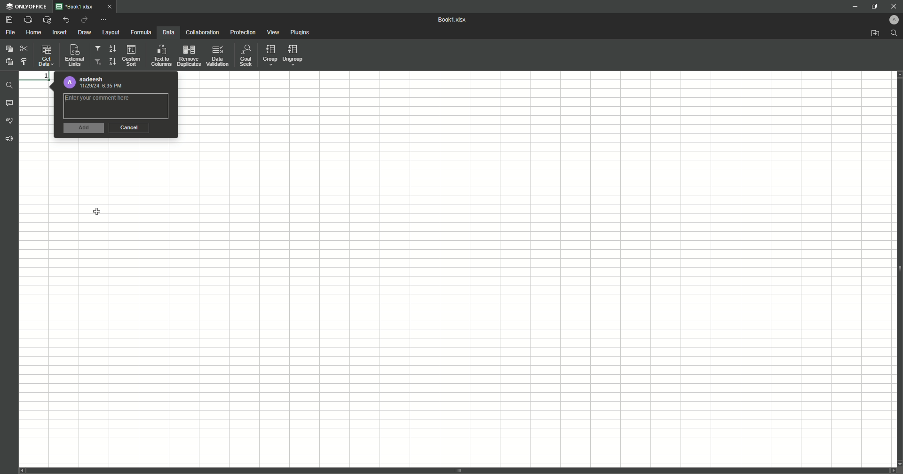 The image size is (903, 474). I want to click on Group, so click(269, 56).